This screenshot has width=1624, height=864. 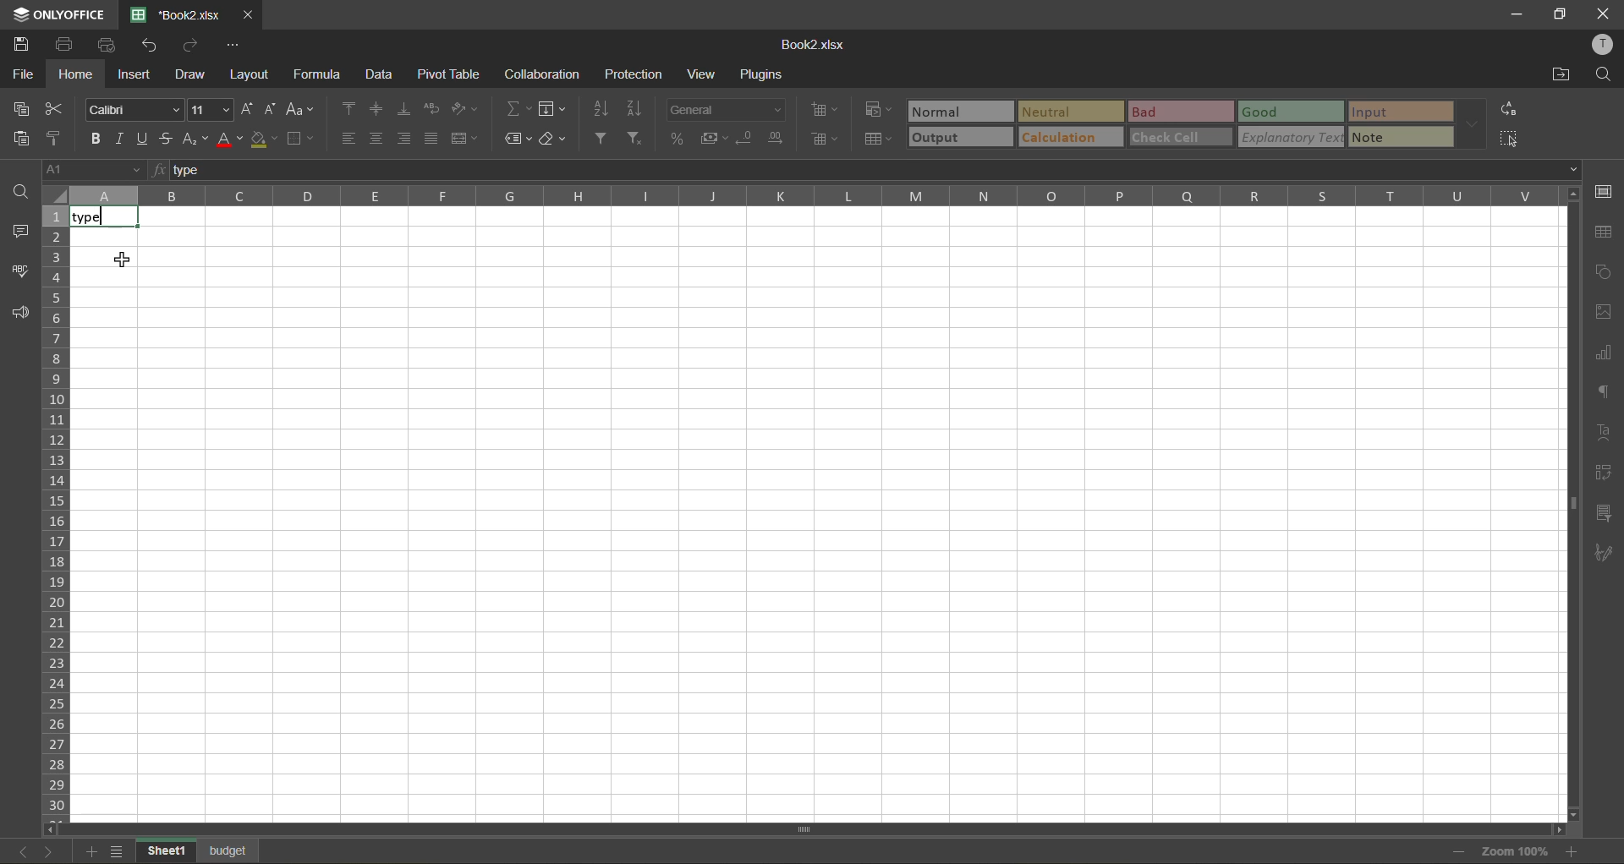 I want to click on comments, so click(x=19, y=234).